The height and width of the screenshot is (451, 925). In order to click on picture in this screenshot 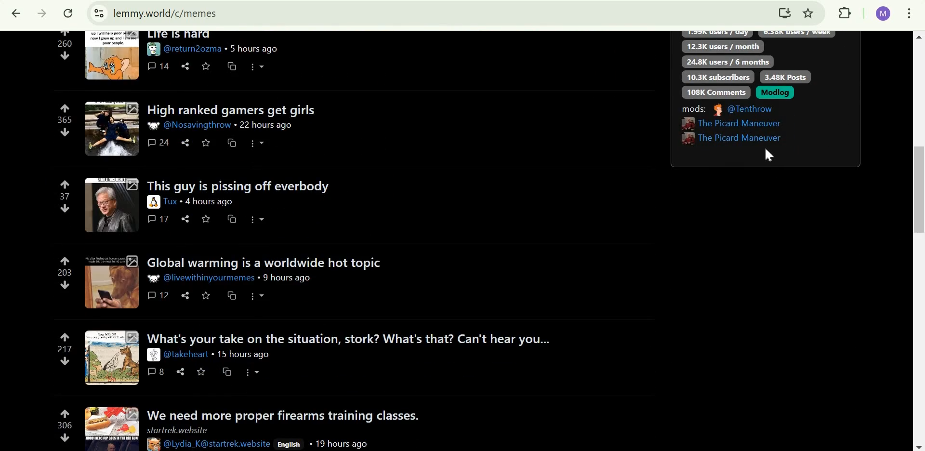, I will do `click(155, 279)`.